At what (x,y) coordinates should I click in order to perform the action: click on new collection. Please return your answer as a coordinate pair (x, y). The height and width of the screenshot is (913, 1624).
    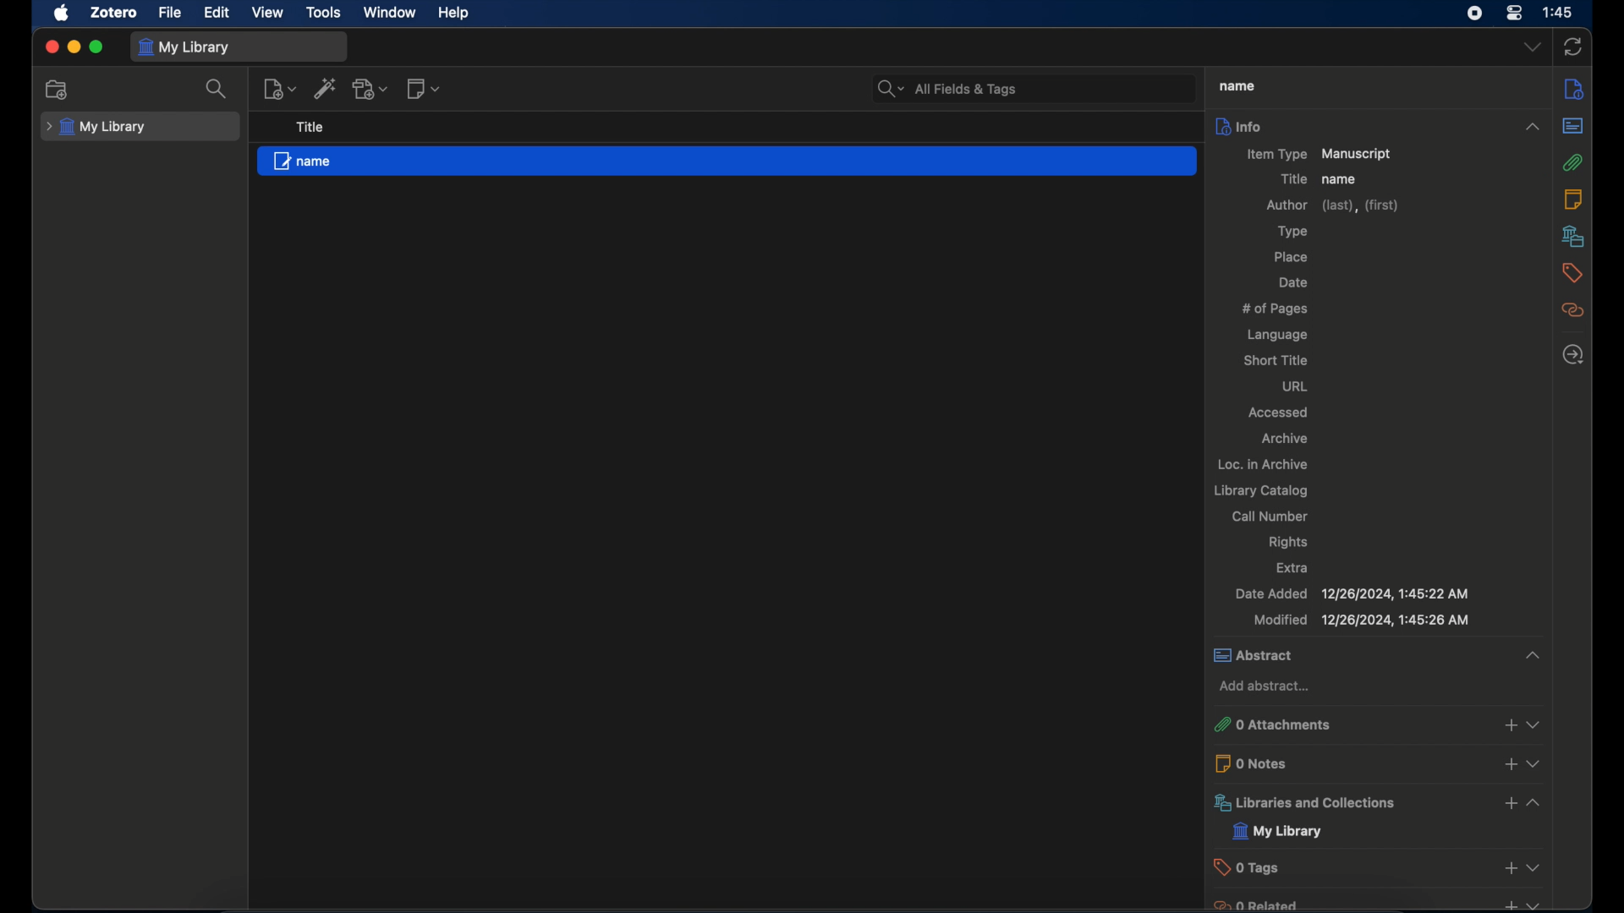
    Looking at the image, I should click on (59, 90).